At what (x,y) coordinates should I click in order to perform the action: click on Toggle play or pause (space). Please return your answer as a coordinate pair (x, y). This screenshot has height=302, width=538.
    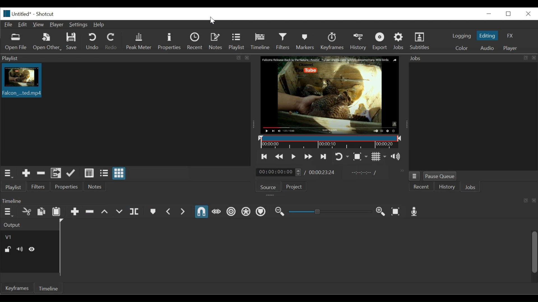
    Looking at the image, I should click on (294, 156).